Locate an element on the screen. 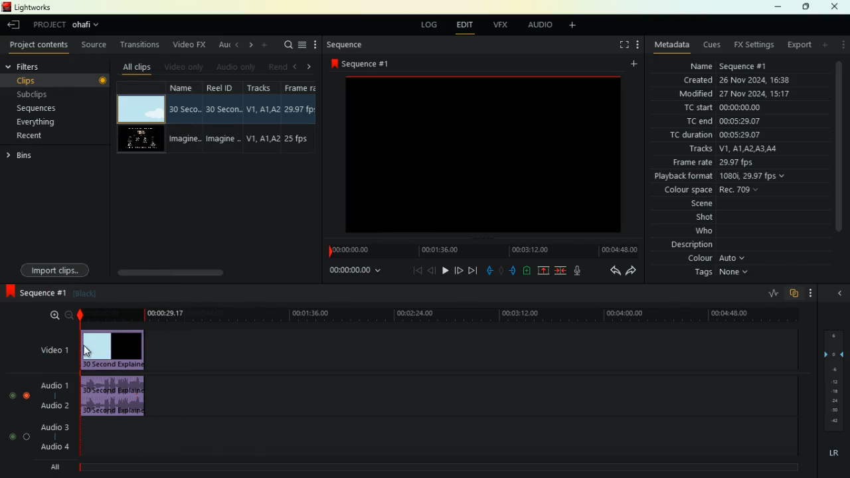 The width and height of the screenshot is (850, 478). overlap is located at coordinates (793, 293).